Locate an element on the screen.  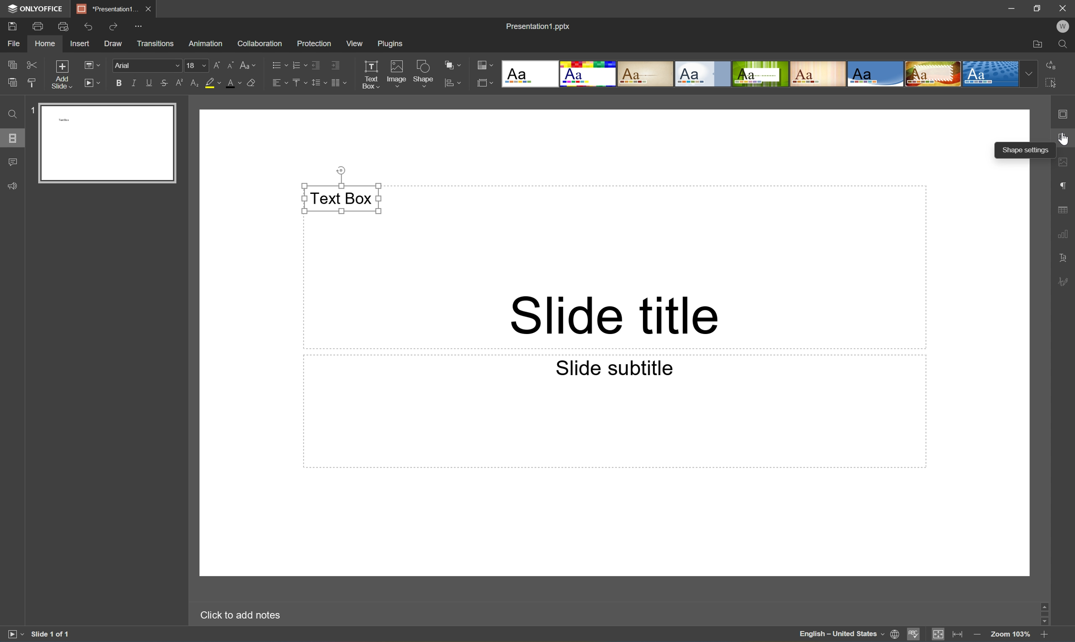
Change slide layout is located at coordinates (91, 64).